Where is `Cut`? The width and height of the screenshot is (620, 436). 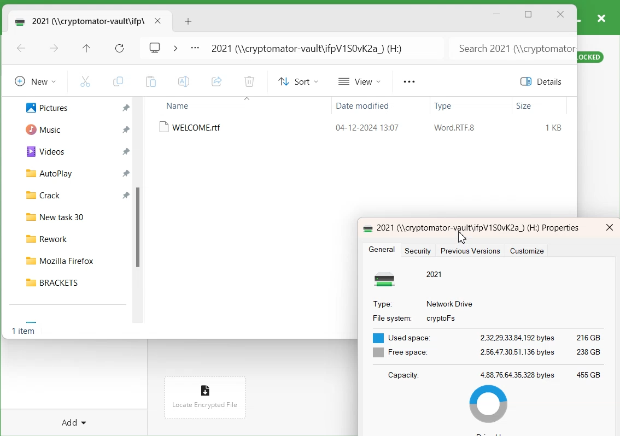
Cut is located at coordinates (85, 81).